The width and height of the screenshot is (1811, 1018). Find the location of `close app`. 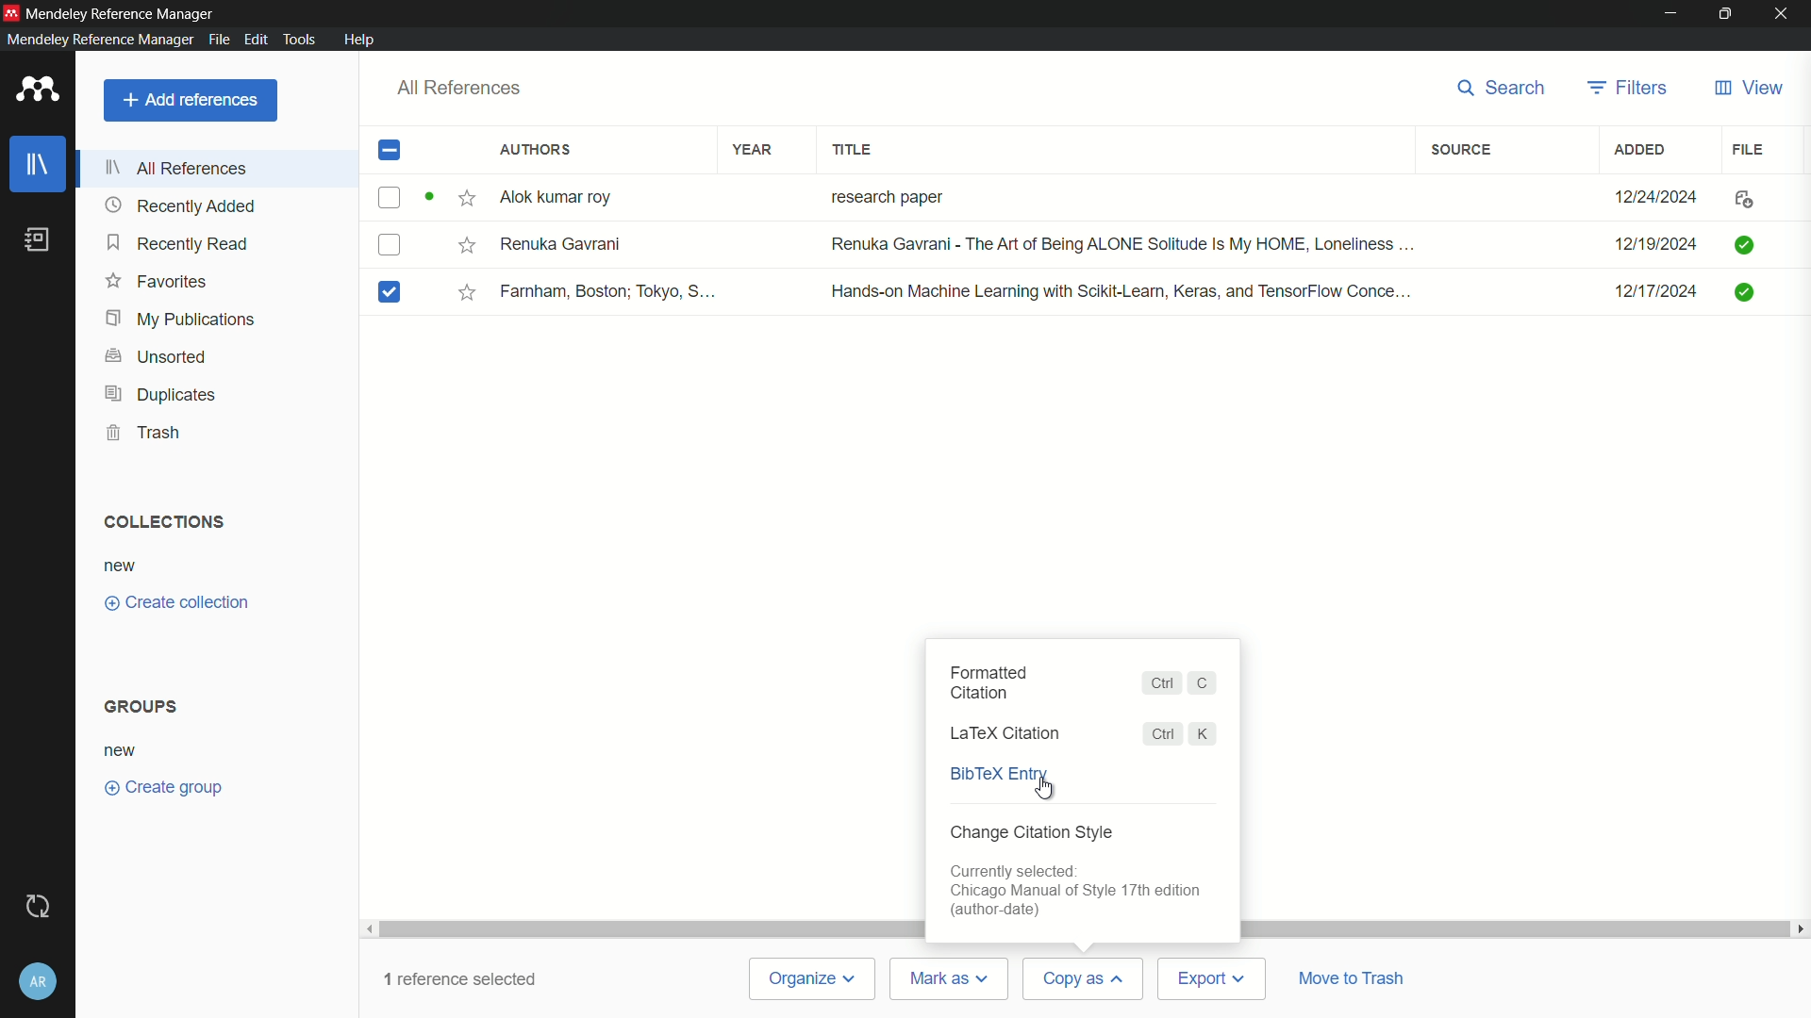

close app is located at coordinates (1783, 12).